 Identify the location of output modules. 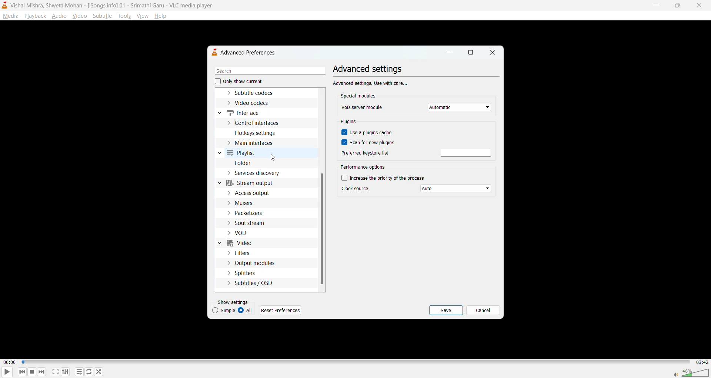
(252, 263).